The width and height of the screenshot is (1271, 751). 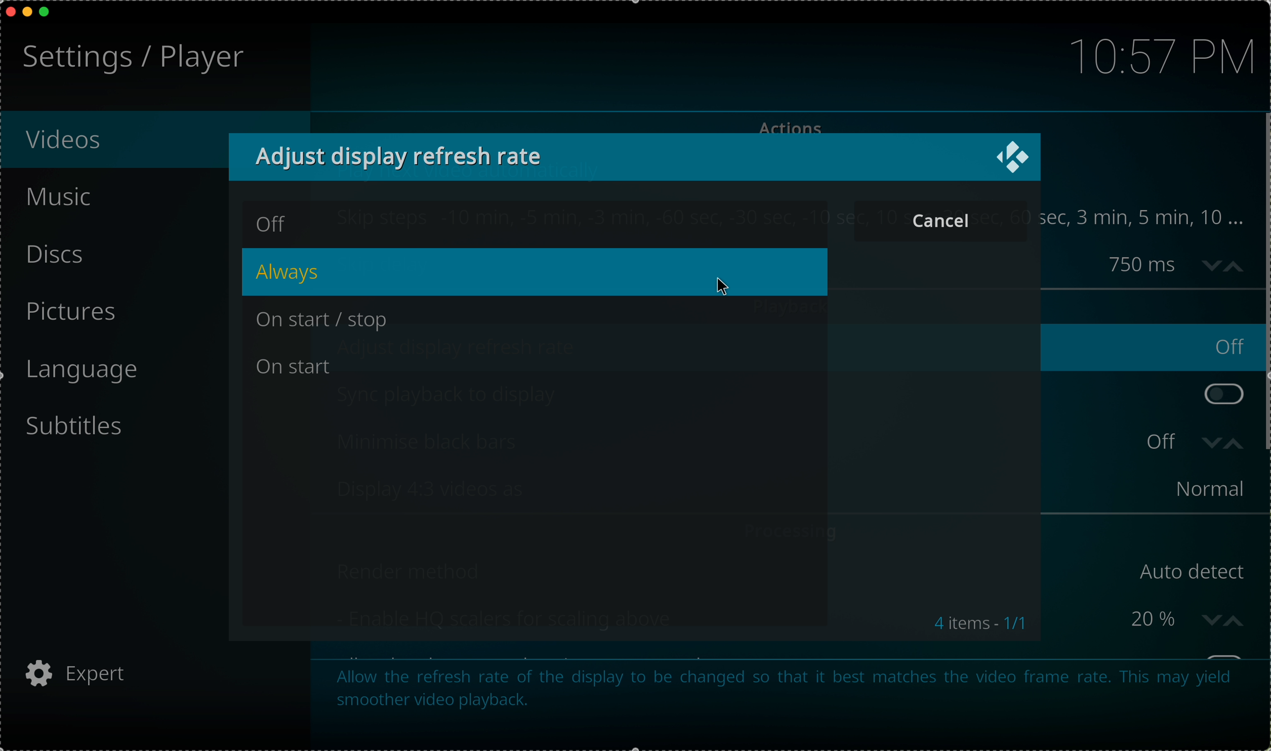 What do you see at coordinates (93, 372) in the screenshot?
I see `language` at bounding box center [93, 372].